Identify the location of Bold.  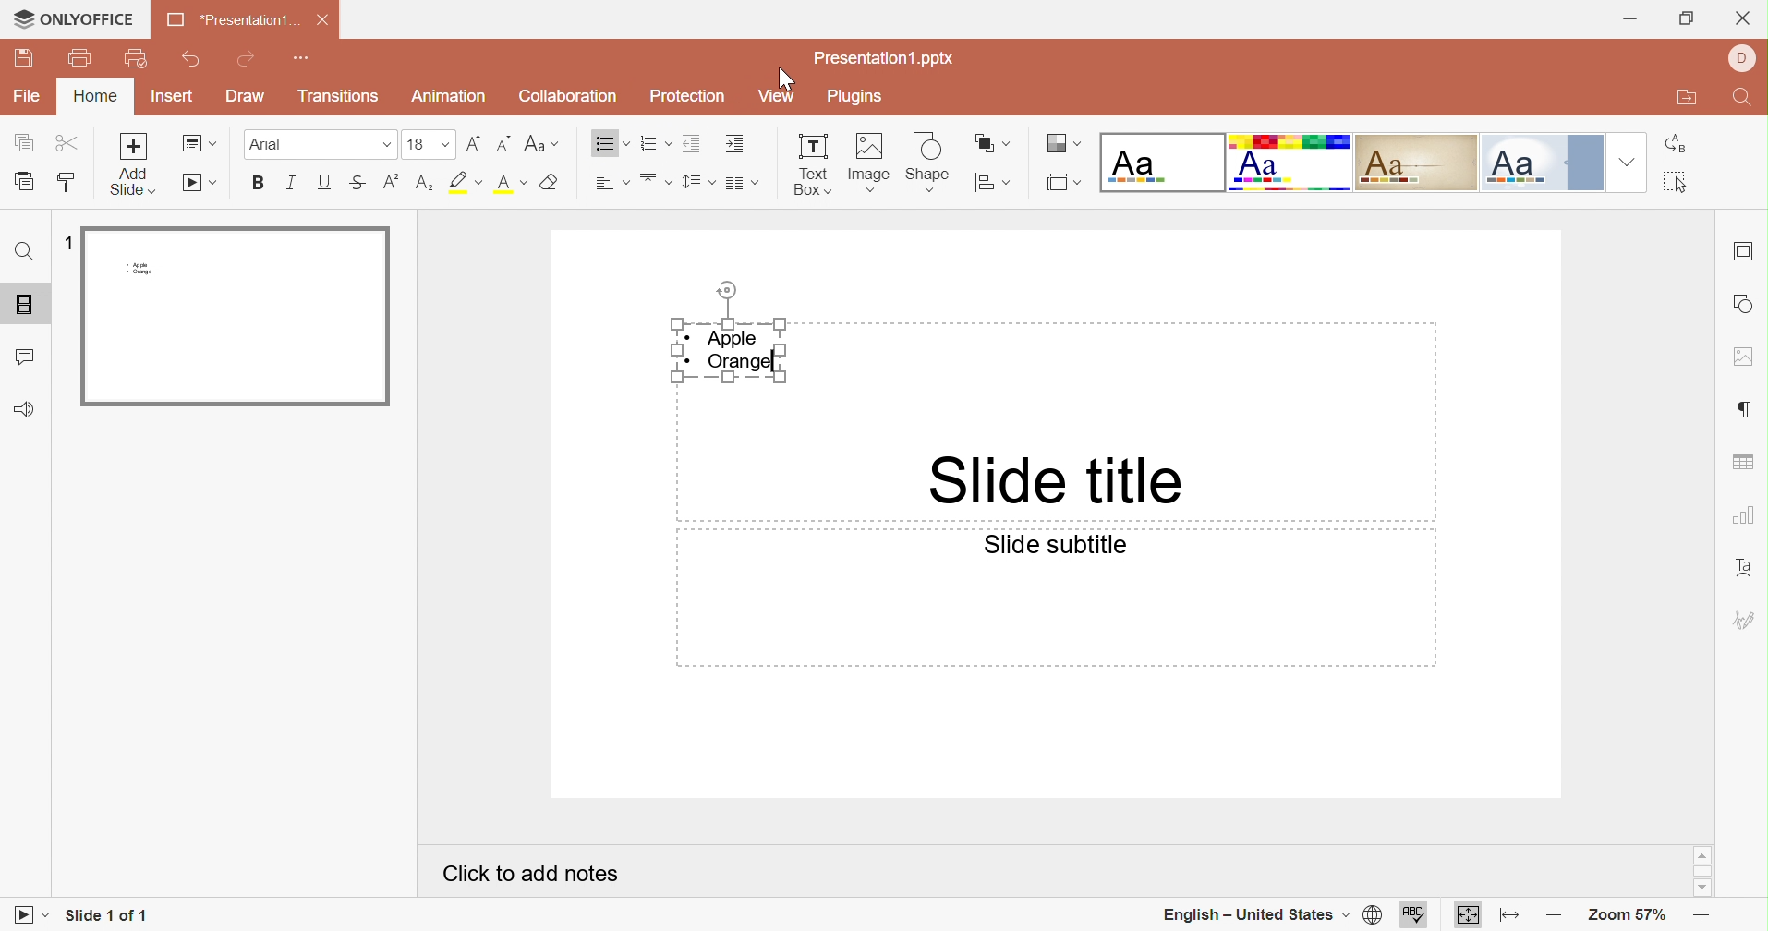
(266, 180).